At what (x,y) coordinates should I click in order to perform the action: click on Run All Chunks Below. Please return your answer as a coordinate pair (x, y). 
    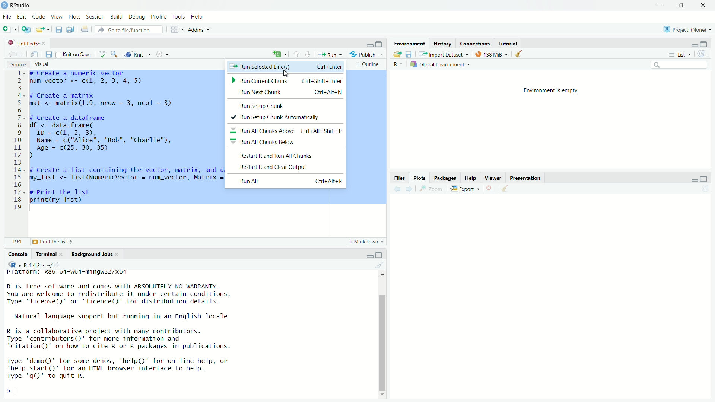
    Looking at the image, I should click on (264, 142).